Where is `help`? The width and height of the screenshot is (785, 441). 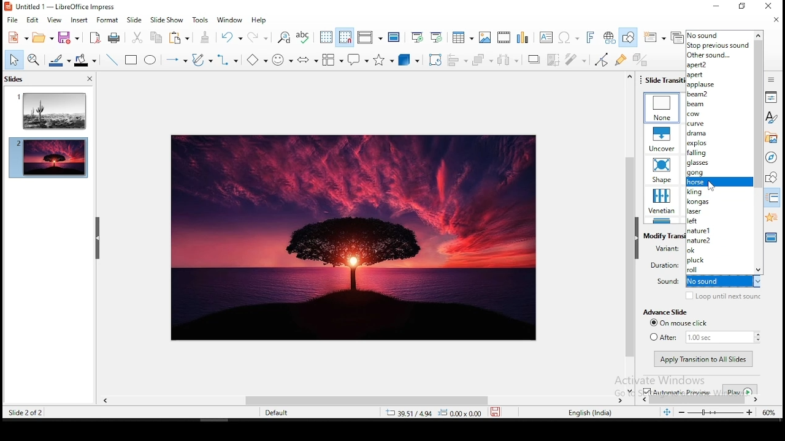
help is located at coordinates (259, 21).